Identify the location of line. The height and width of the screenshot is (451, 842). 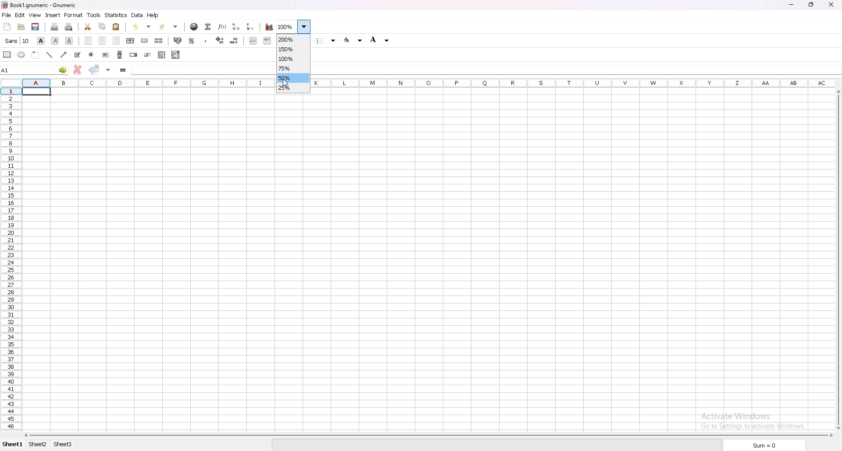
(50, 55).